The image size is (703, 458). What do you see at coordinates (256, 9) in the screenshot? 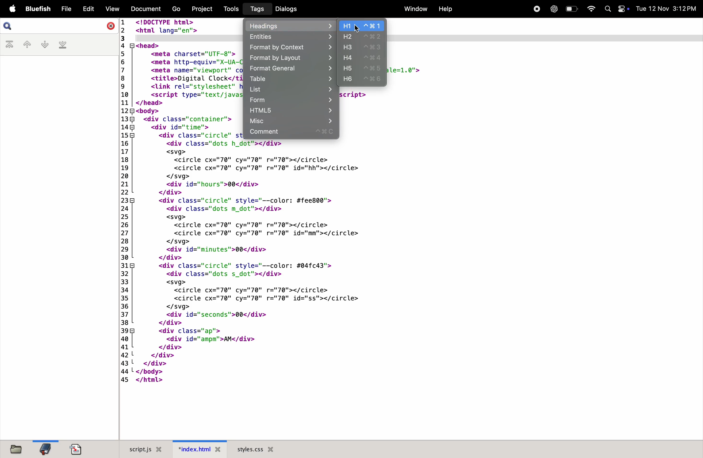
I see `tags` at bounding box center [256, 9].